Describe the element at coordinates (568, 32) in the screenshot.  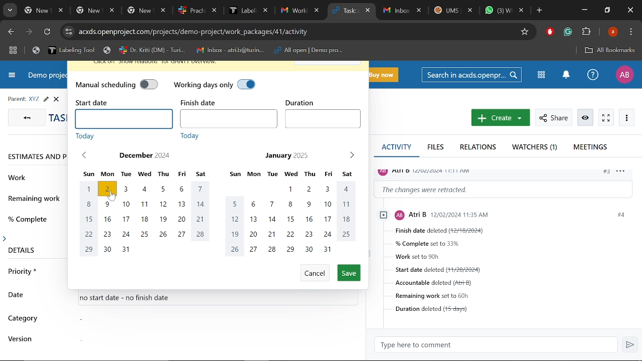
I see `Grammerly` at that location.